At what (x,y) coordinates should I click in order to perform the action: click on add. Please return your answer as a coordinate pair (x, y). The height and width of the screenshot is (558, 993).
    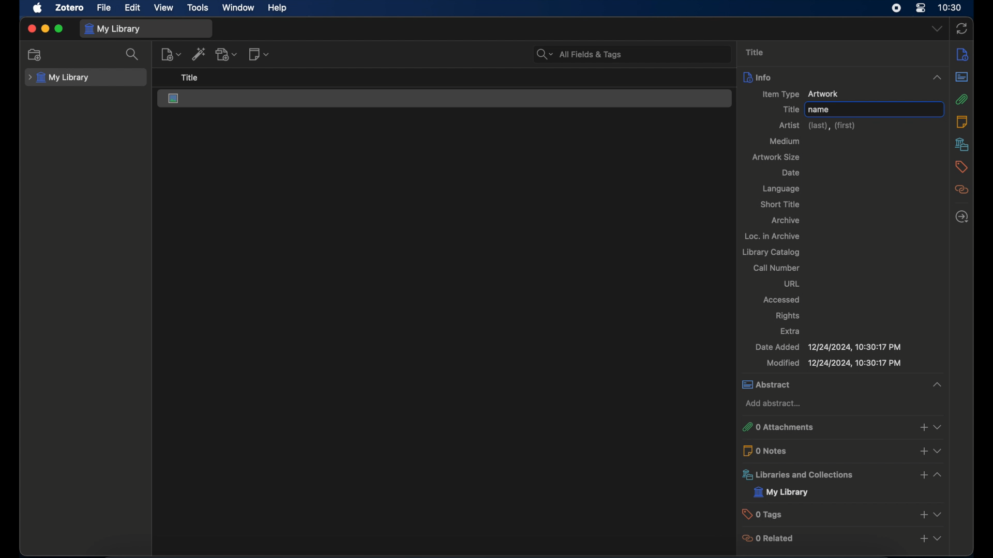
    Looking at the image, I should click on (923, 516).